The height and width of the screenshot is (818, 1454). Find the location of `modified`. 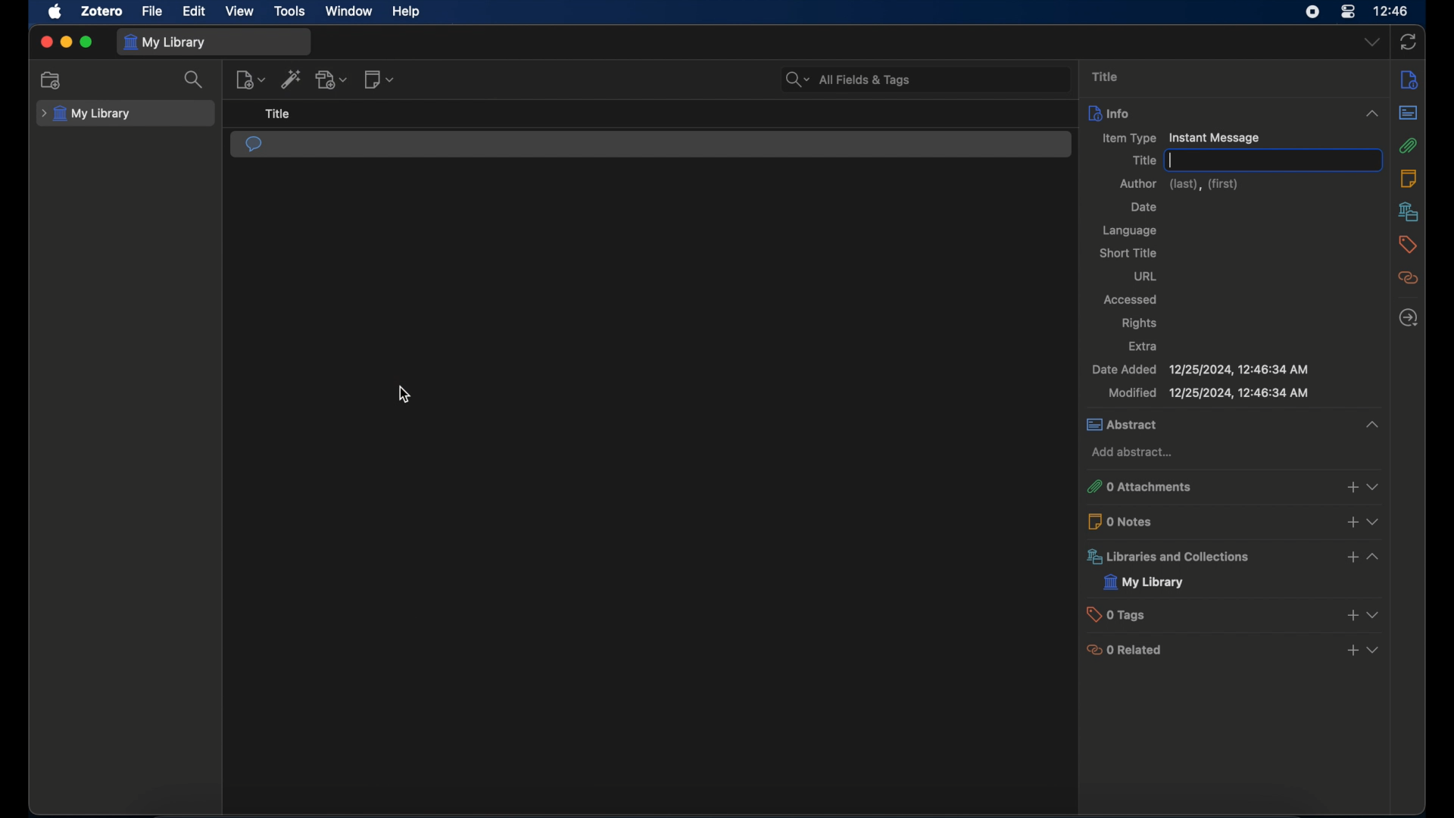

modified is located at coordinates (1209, 393).